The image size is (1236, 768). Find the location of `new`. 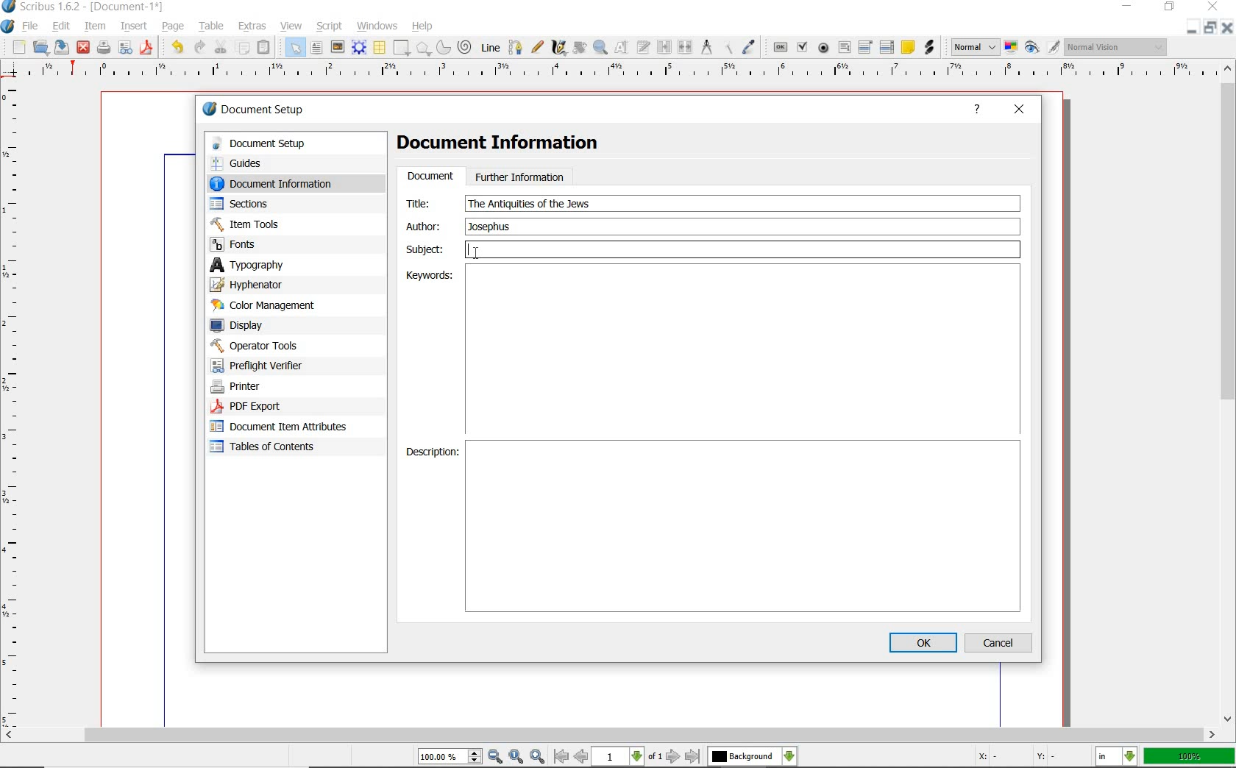

new is located at coordinates (18, 47).